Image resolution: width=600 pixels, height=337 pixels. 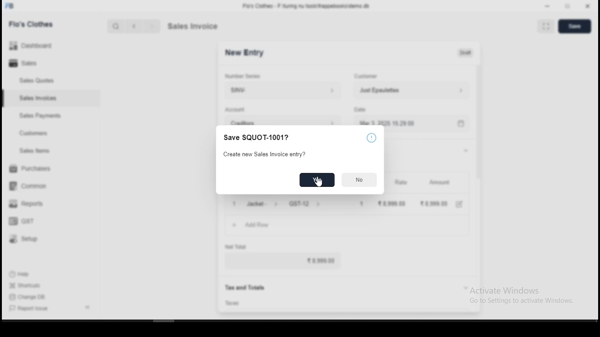 What do you see at coordinates (360, 108) in the screenshot?
I see `type` at bounding box center [360, 108].